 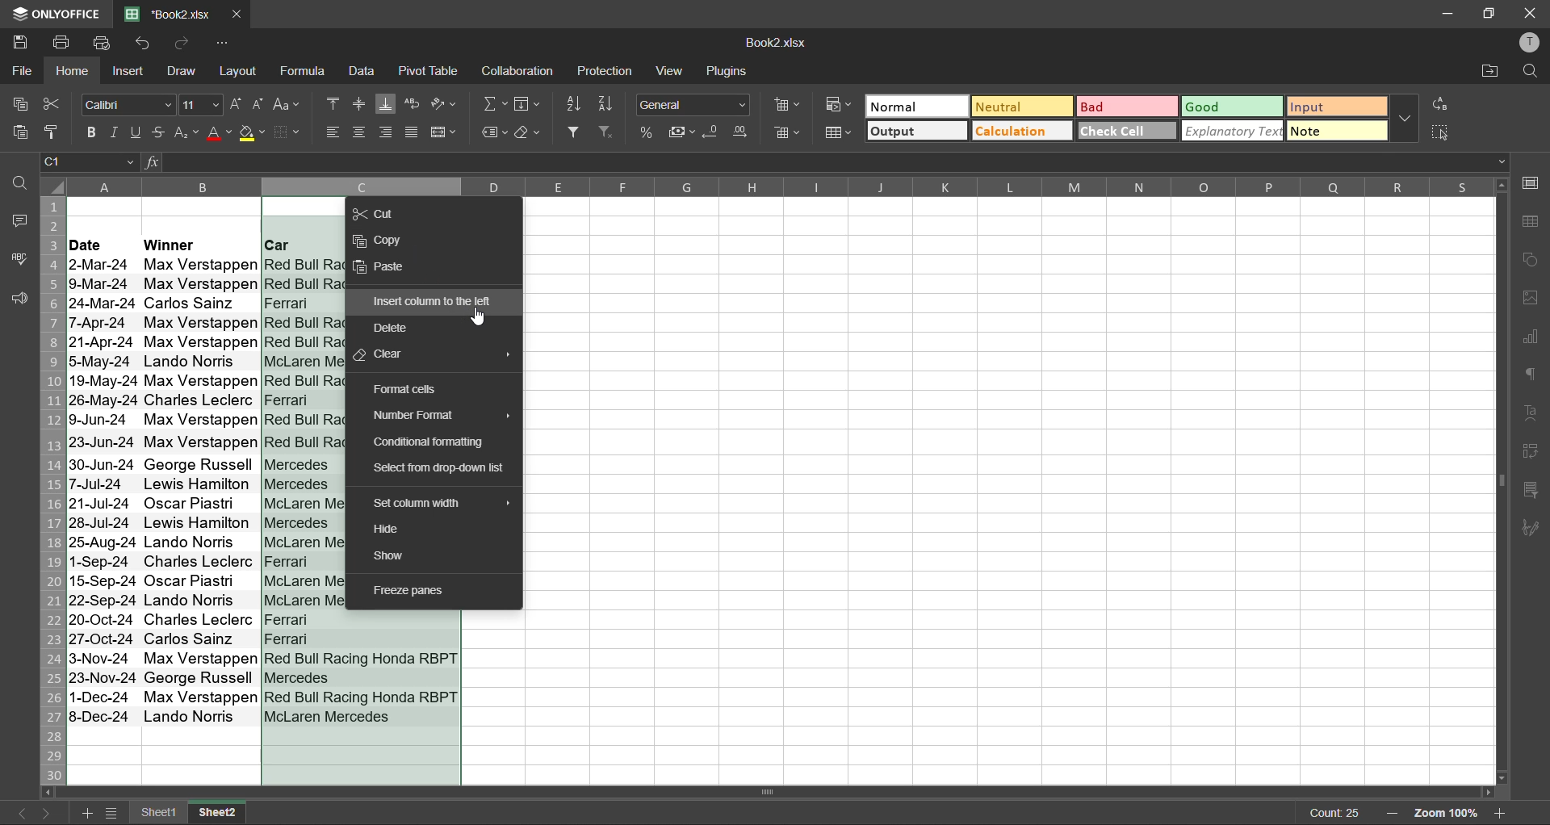 I want to click on check cell, so click(x=1122, y=134).